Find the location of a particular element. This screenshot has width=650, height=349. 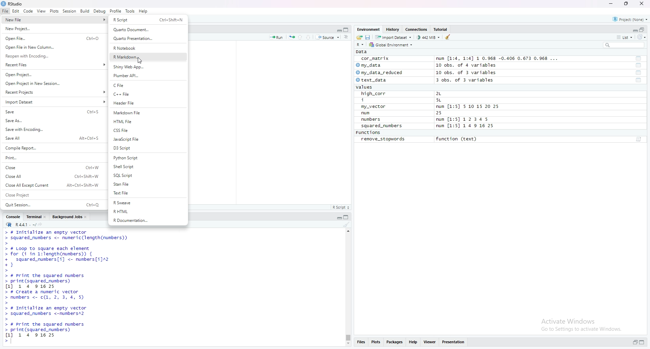

Recent Files is located at coordinates (53, 65).